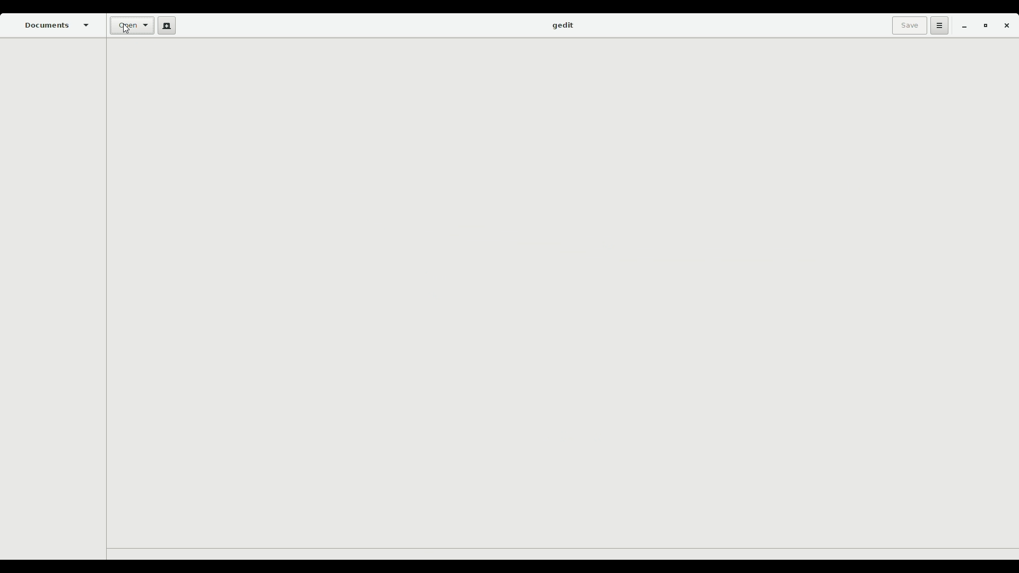 Image resolution: width=1019 pixels, height=573 pixels. Describe the element at coordinates (938, 25) in the screenshot. I see `Options` at that location.